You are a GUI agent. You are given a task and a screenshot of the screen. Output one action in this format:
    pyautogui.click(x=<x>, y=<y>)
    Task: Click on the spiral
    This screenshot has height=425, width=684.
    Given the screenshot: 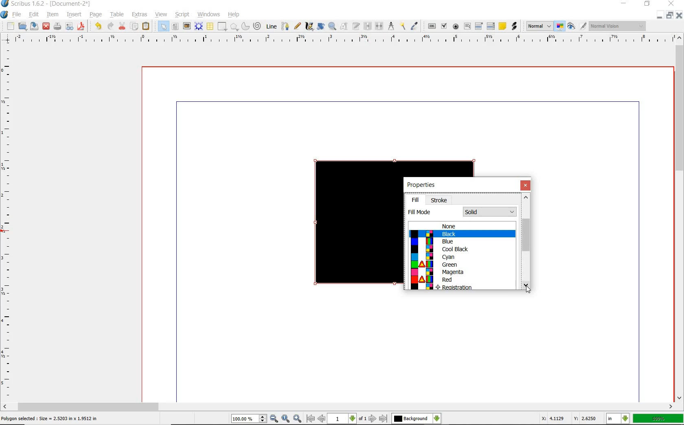 What is the action you would take?
    pyautogui.click(x=258, y=27)
    